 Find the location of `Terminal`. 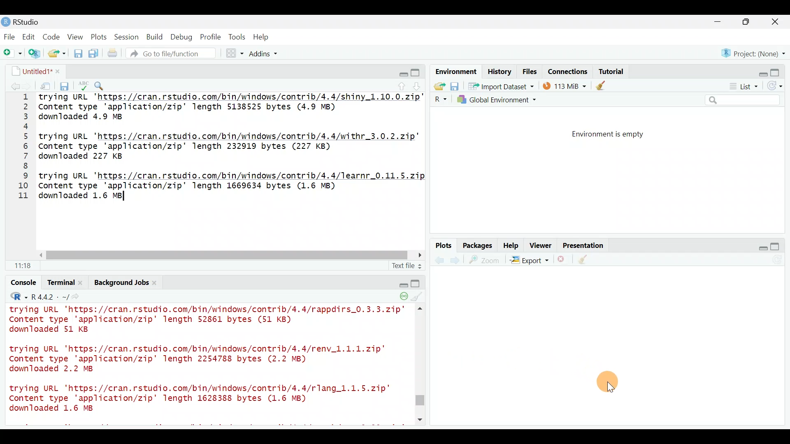

Terminal is located at coordinates (57, 283).